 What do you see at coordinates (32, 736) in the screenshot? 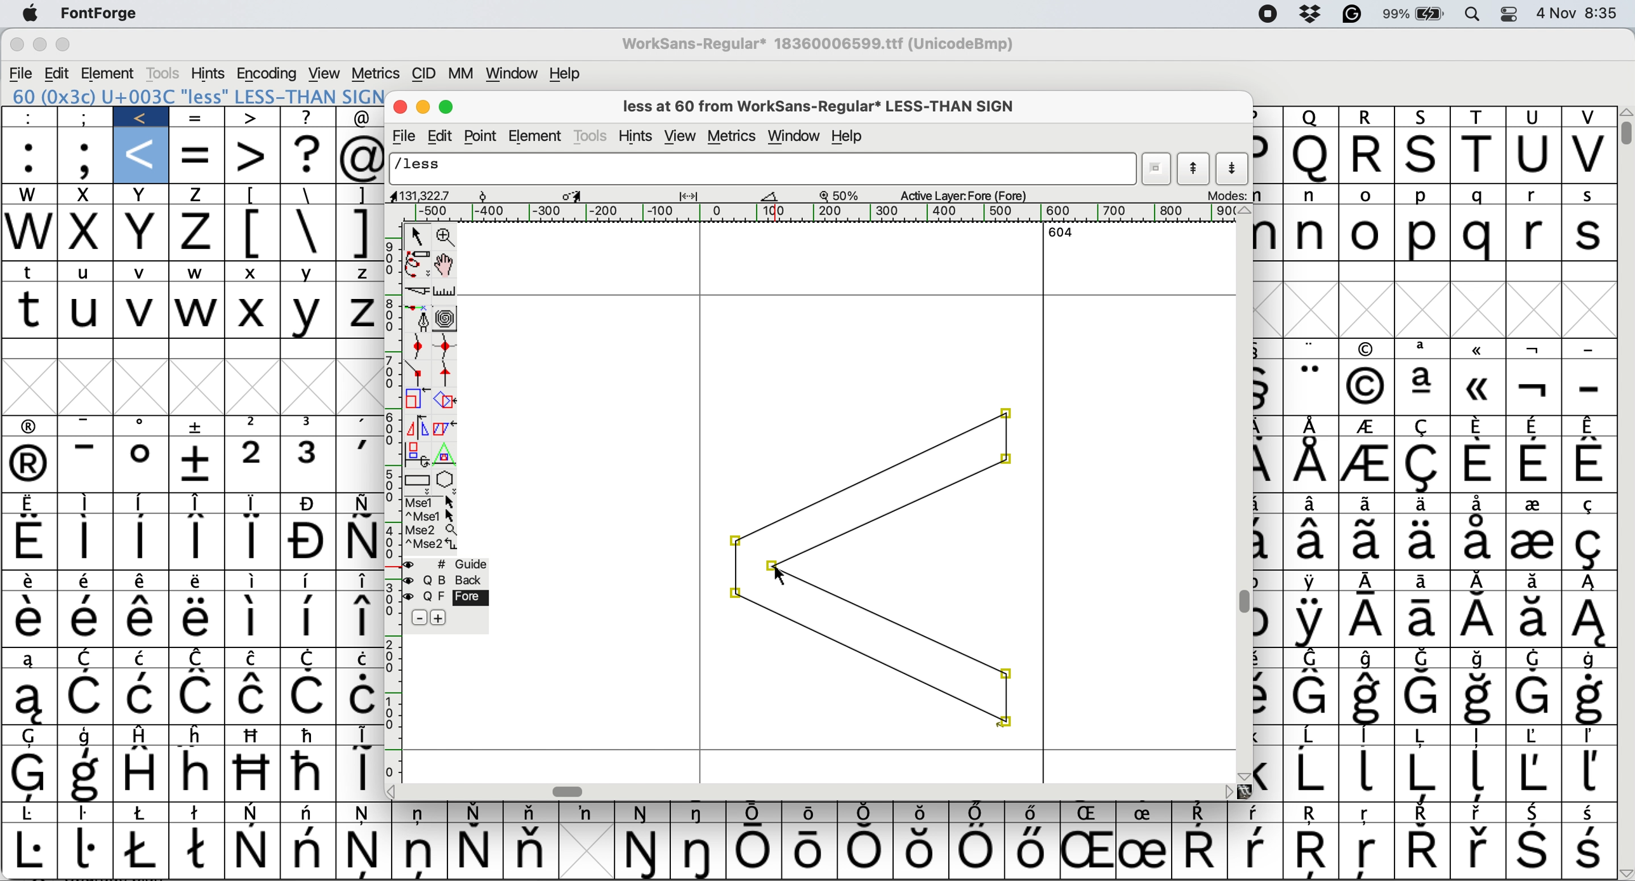
I see `Symbol` at bounding box center [32, 736].